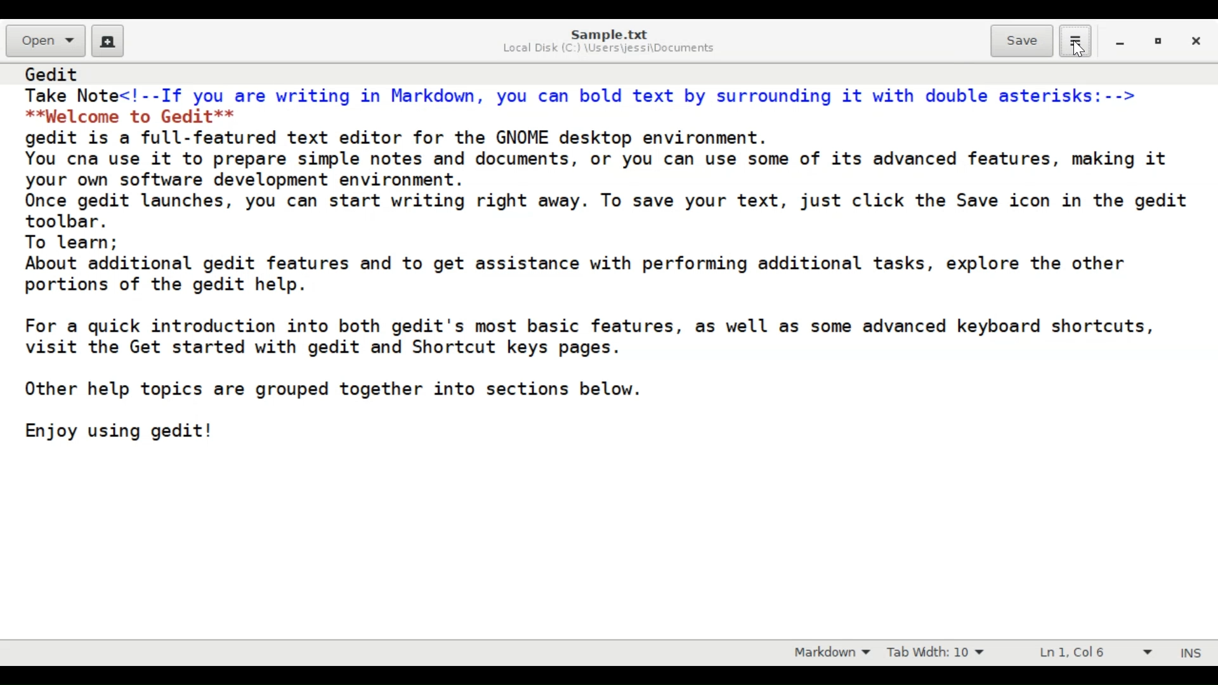 The width and height of the screenshot is (1218, 685). What do you see at coordinates (1196, 42) in the screenshot?
I see `close` at bounding box center [1196, 42].